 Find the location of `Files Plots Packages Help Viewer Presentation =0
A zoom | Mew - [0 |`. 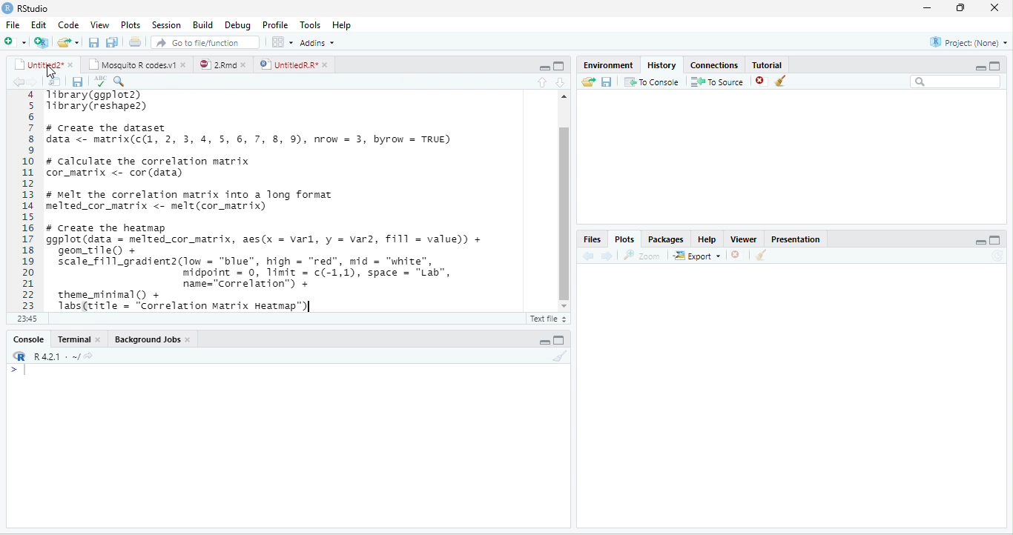

Files Plots Packages Help Viewer Presentation =0
A zoom | Mew - [0 | is located at coordinates (265, 200).